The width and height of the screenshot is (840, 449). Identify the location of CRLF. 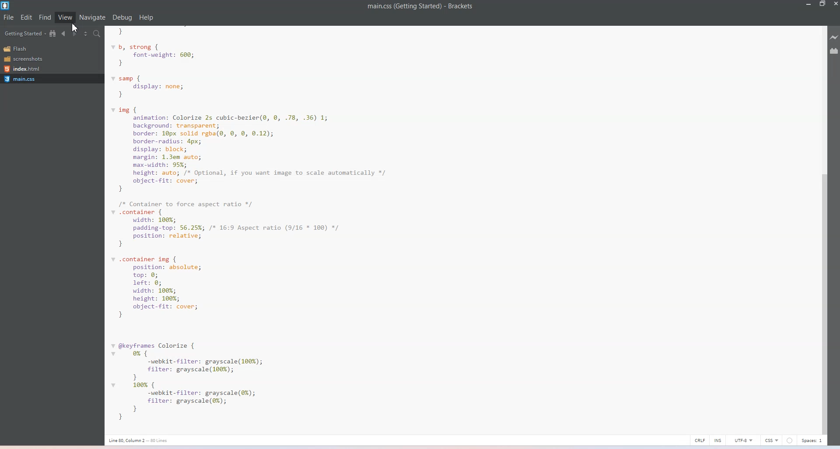
(700, 439).